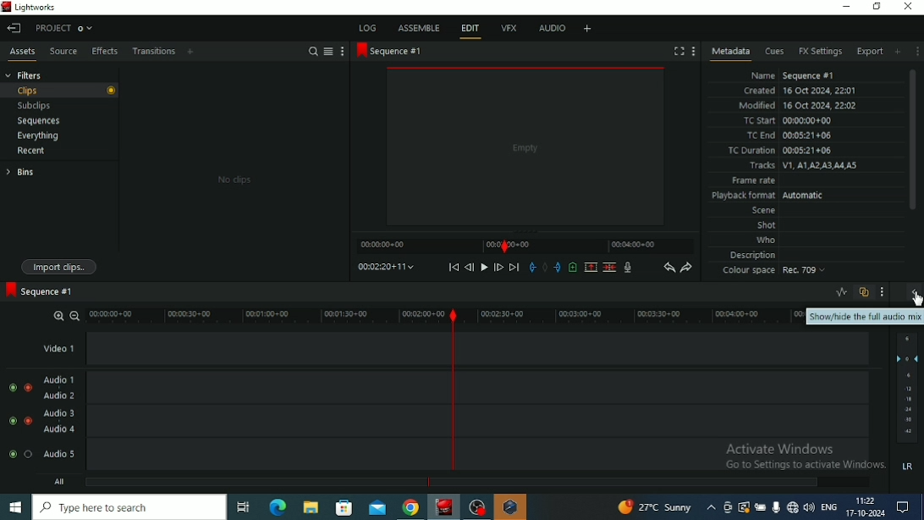  I want to click on Meet Now, so click(728, 507).